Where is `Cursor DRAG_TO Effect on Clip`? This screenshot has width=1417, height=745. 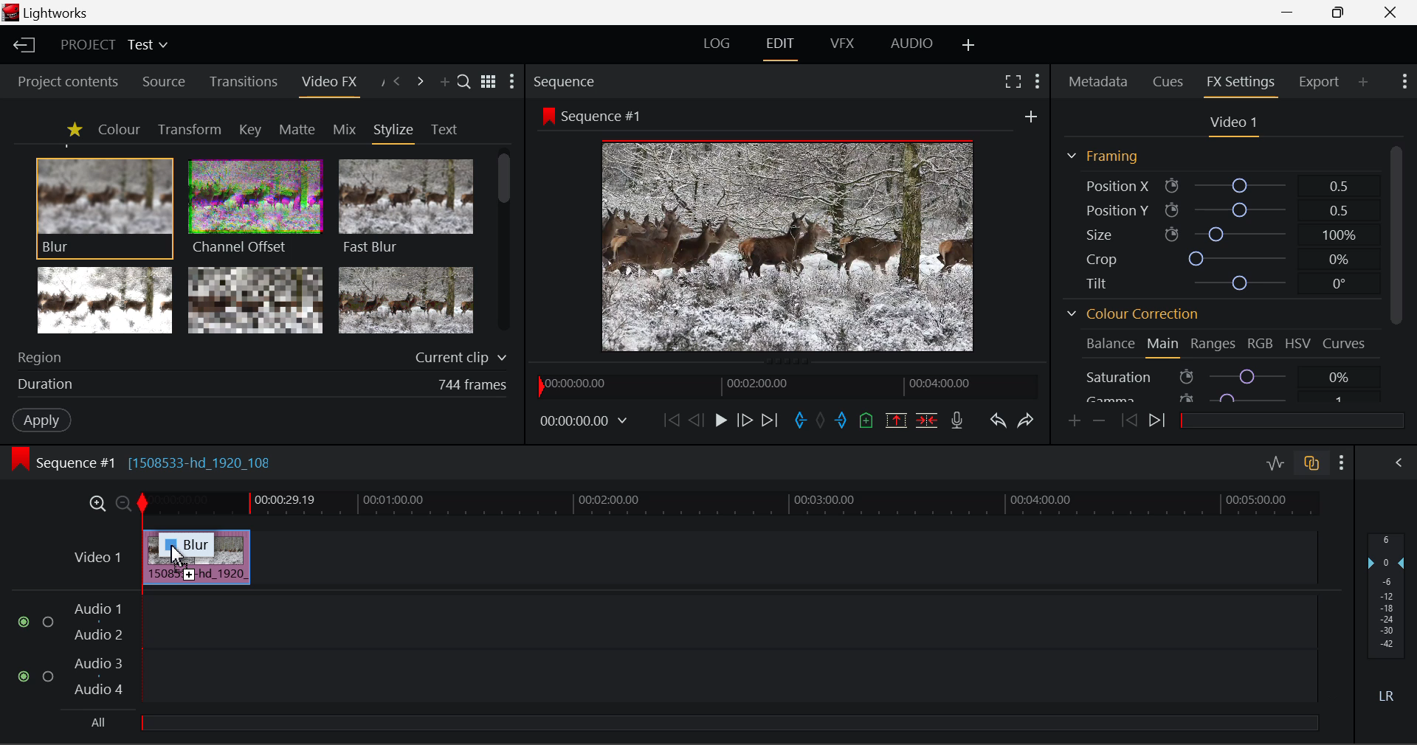 Cursor DRAG_TO Effect on Clip is located at coordinates (196, 558).